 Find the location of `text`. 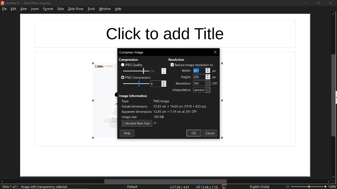

text is located at coordinates (130, 59).